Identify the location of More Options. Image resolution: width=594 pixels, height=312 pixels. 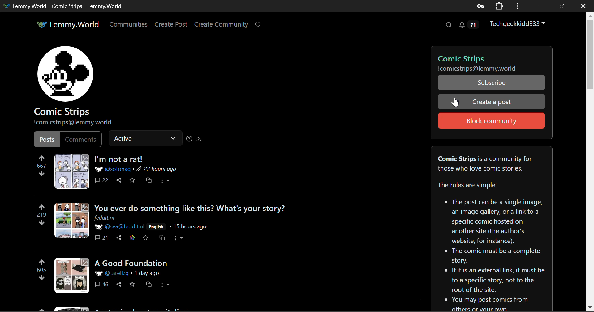
(166, 285).